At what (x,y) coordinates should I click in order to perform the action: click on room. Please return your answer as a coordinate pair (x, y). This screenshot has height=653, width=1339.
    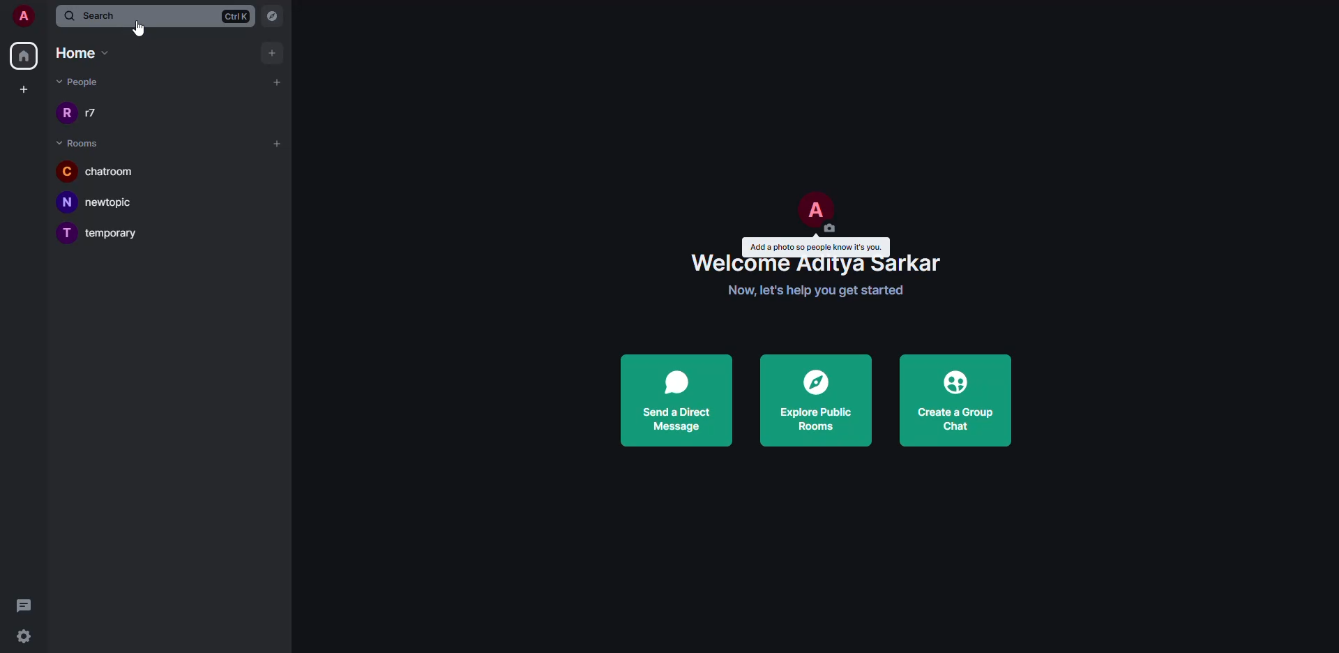
    Looking at the image, I should click on (105, 203).